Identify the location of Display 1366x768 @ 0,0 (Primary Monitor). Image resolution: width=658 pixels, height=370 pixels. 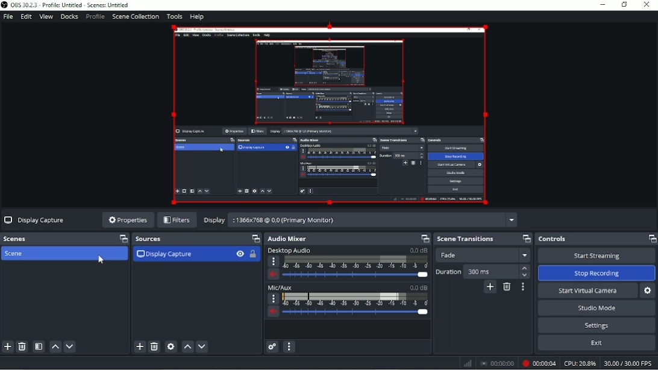
(359, 219).